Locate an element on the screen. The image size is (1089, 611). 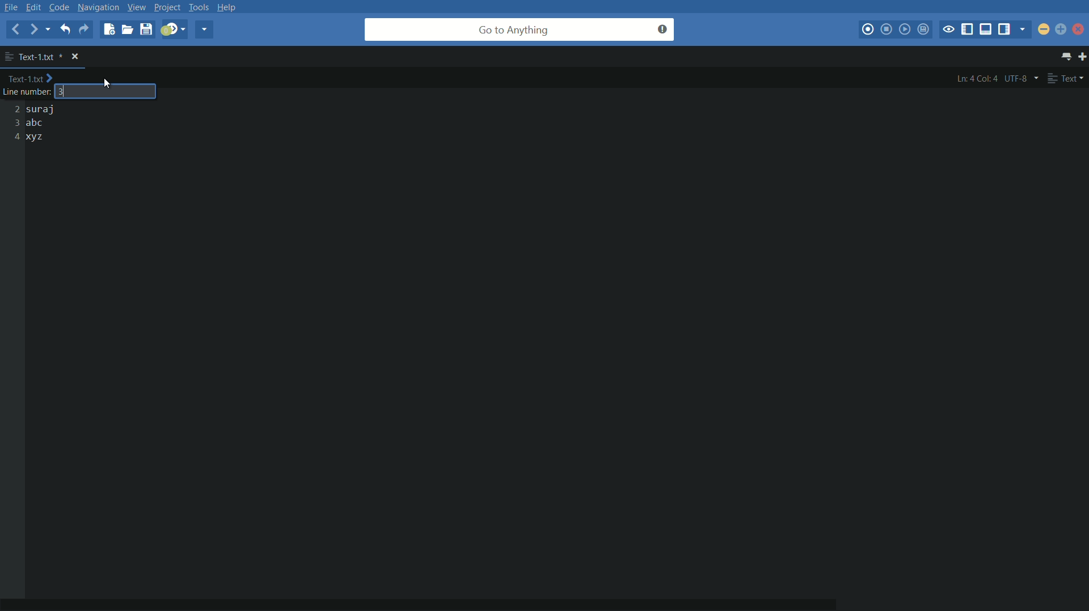
share current file is located at coordinates (204, 29).